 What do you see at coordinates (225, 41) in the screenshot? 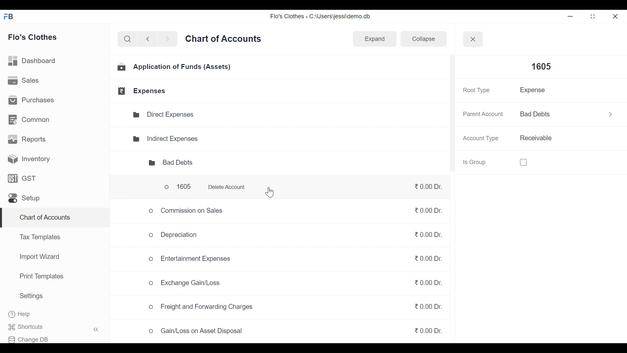
I see `Chart of Accounts` at bounding box center [225, 41].